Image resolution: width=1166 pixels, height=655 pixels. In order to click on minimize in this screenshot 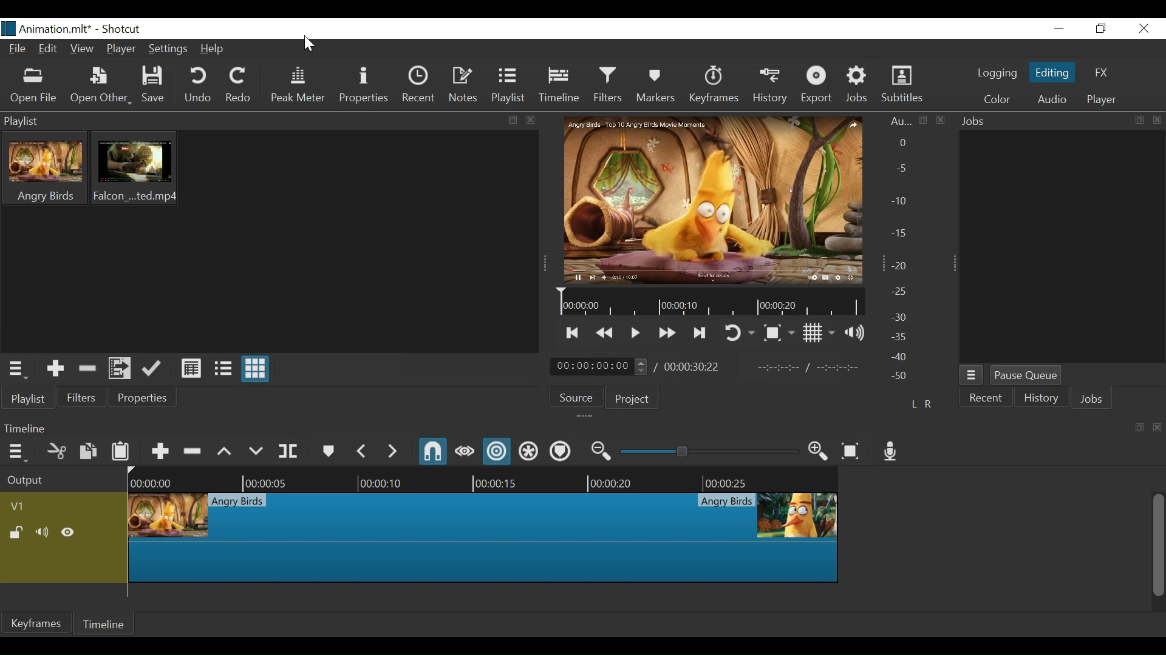, I will do `click(1061, 29)`.